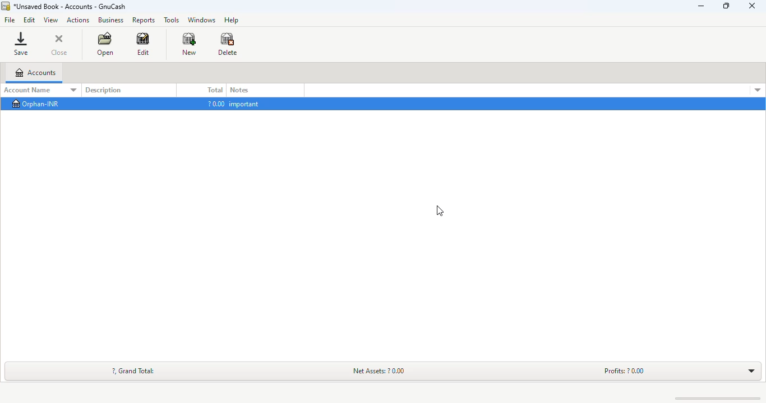 This screenshot has width=766, height=403. Describe the element at coordinates (215, 90) in the screenshot. I see `total` at that location.